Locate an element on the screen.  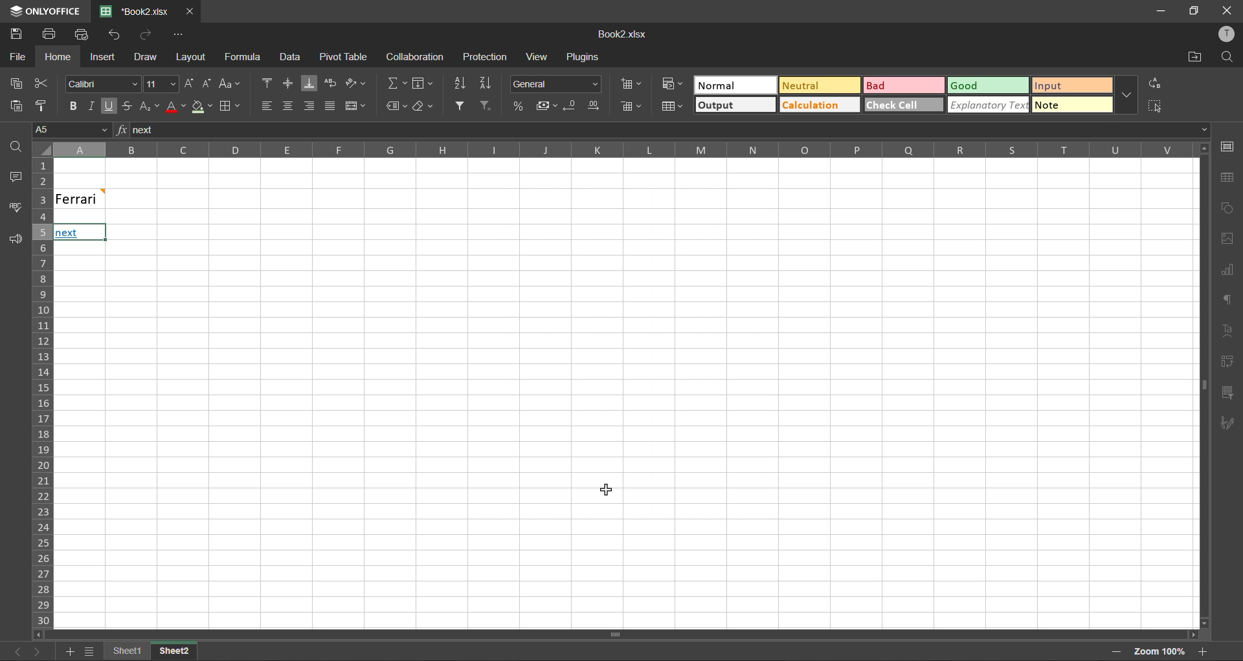
open location is located at coordinates (1191, 58).